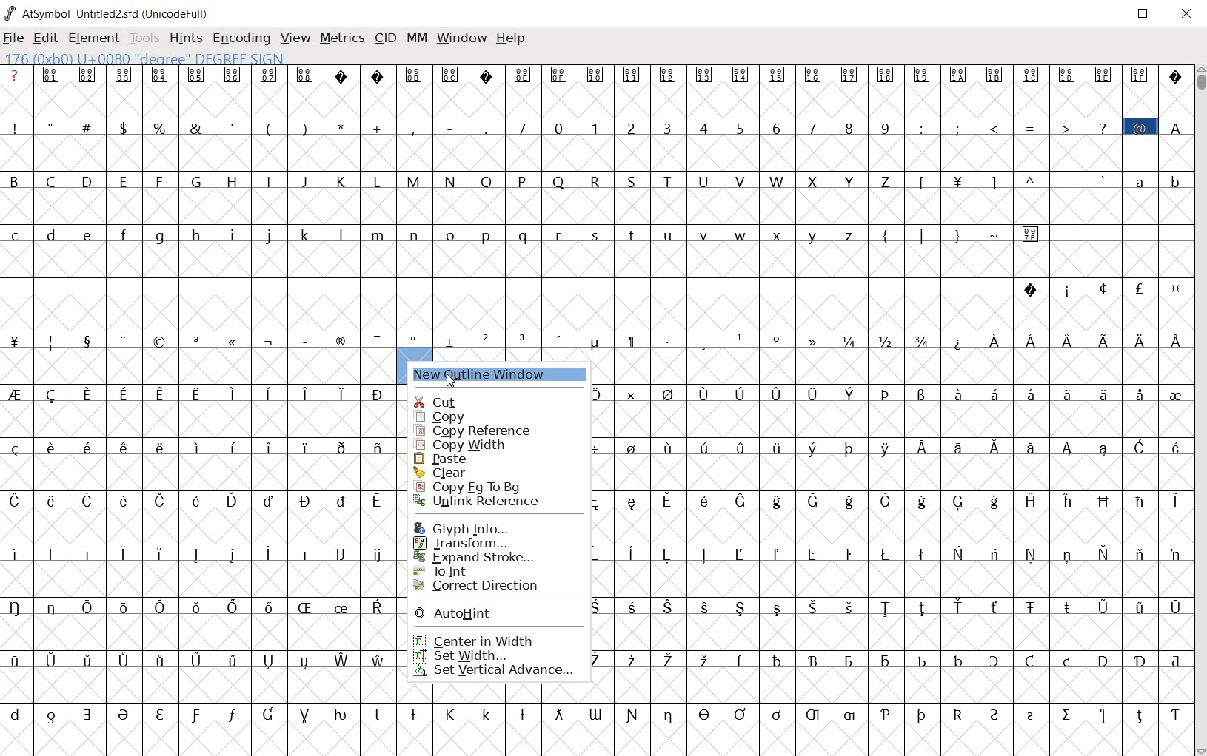 The image size is (1207, 756). What do you see at coordinates (889, 633) in the screenshot?
I see `empty glyph slots` at bounding box center [889, 633].